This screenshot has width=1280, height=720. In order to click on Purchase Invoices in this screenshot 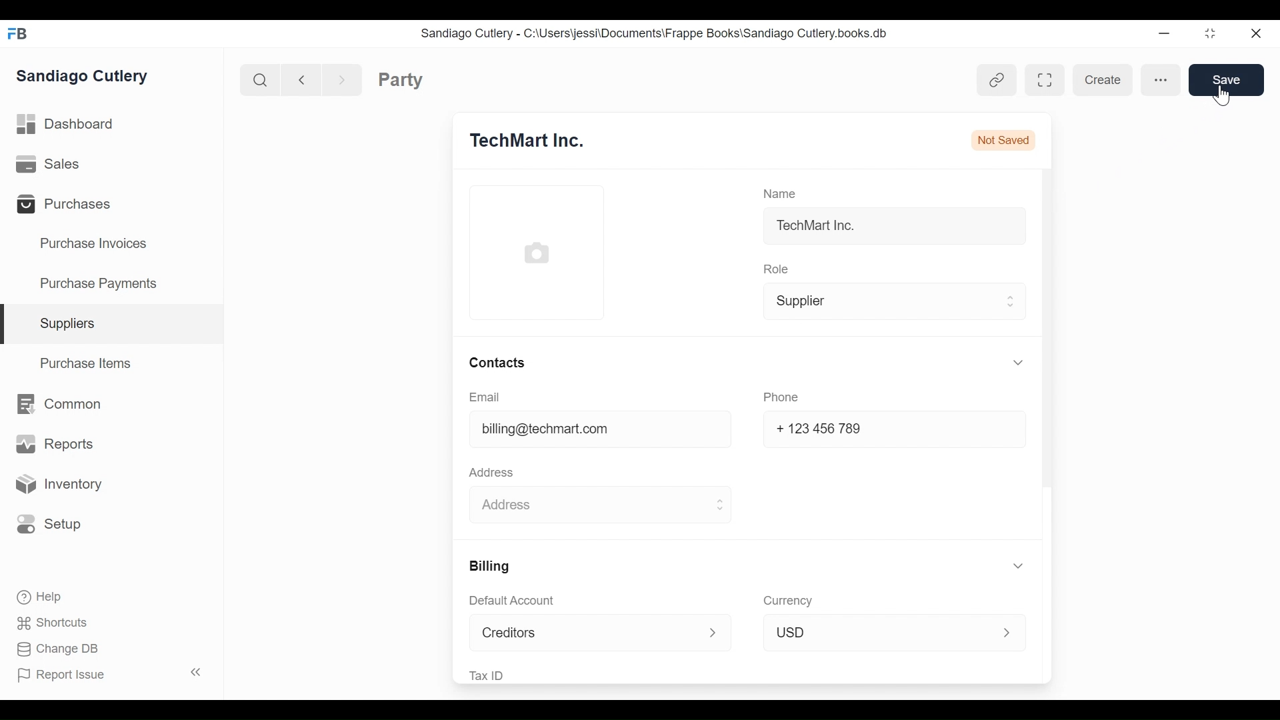, I will do `click(97, 245)`.